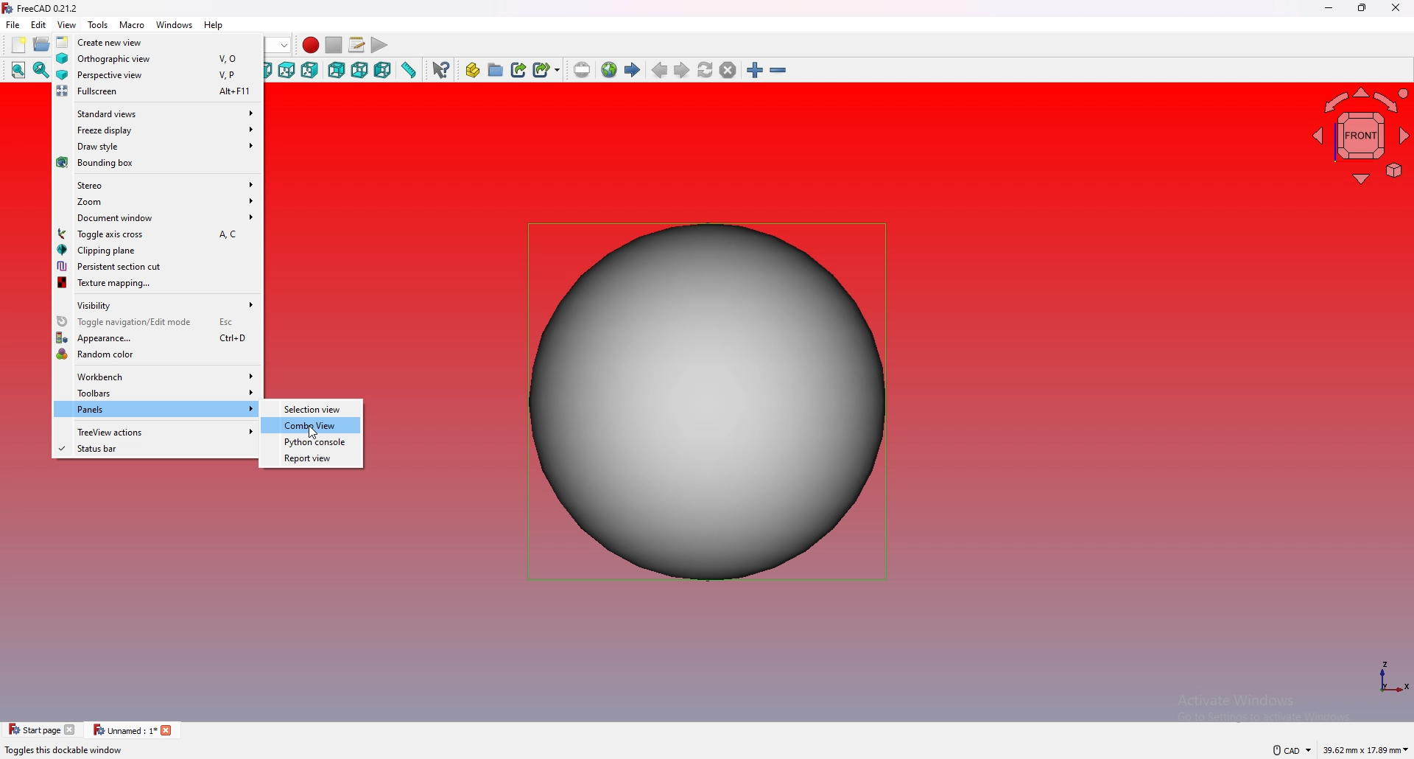  What do you see at coordinates (157, 338) in the screenshot?
I see `appearance` at bounding box center [157, 338].